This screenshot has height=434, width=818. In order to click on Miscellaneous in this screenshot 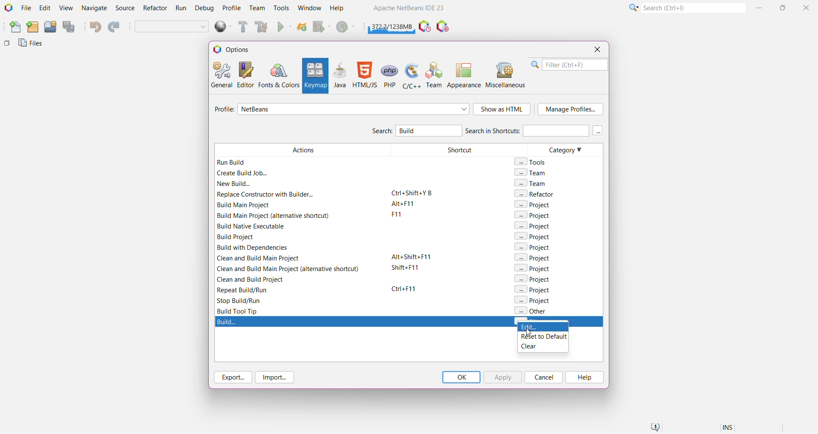, I will do `click(507, 75)`.